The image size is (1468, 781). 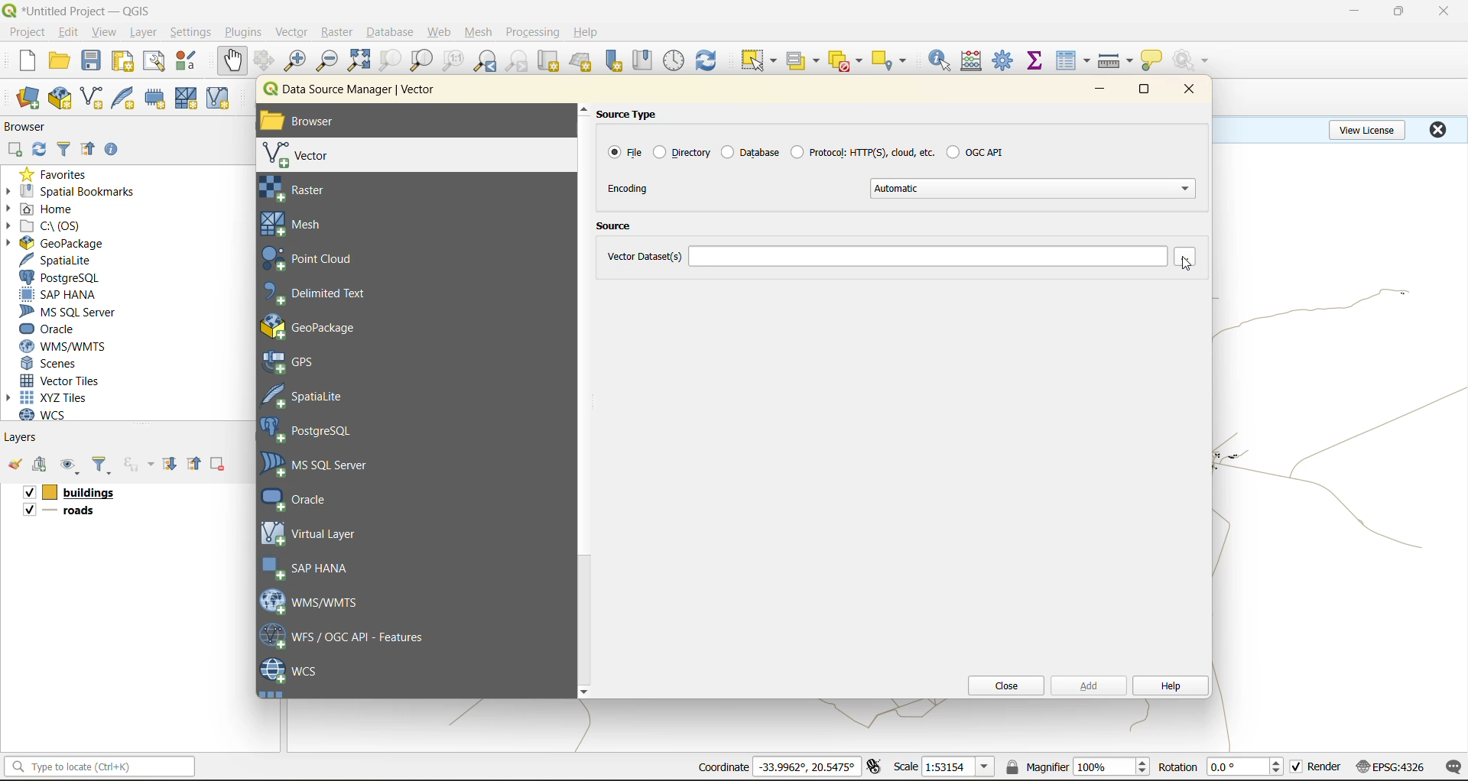 I want to click on add, so click(x=42, y=465).